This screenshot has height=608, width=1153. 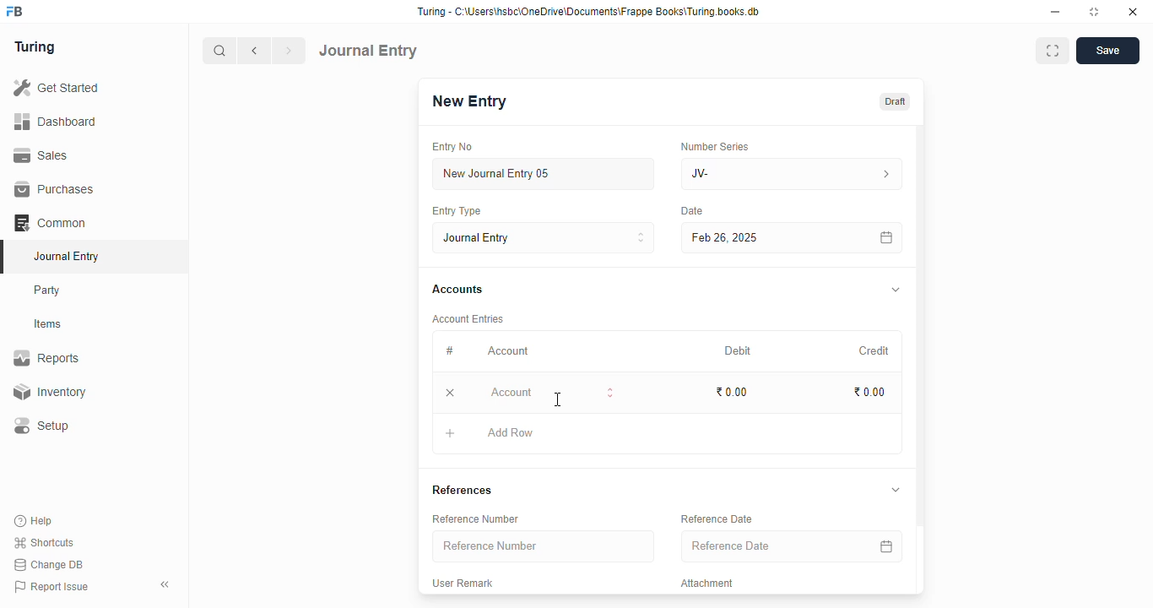 I want to click on shortcuts, so click(x=44, y=543).